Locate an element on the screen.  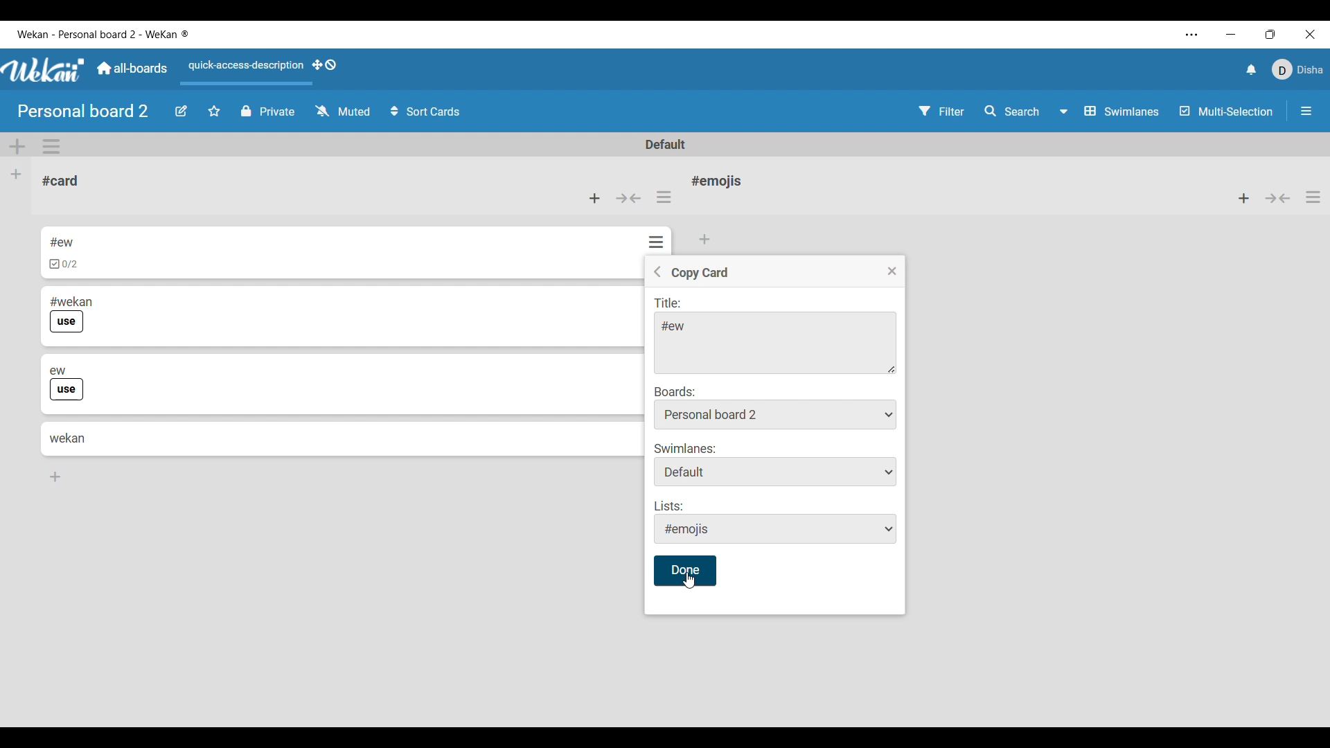
Card 1 is located at coordinates (108, 240).